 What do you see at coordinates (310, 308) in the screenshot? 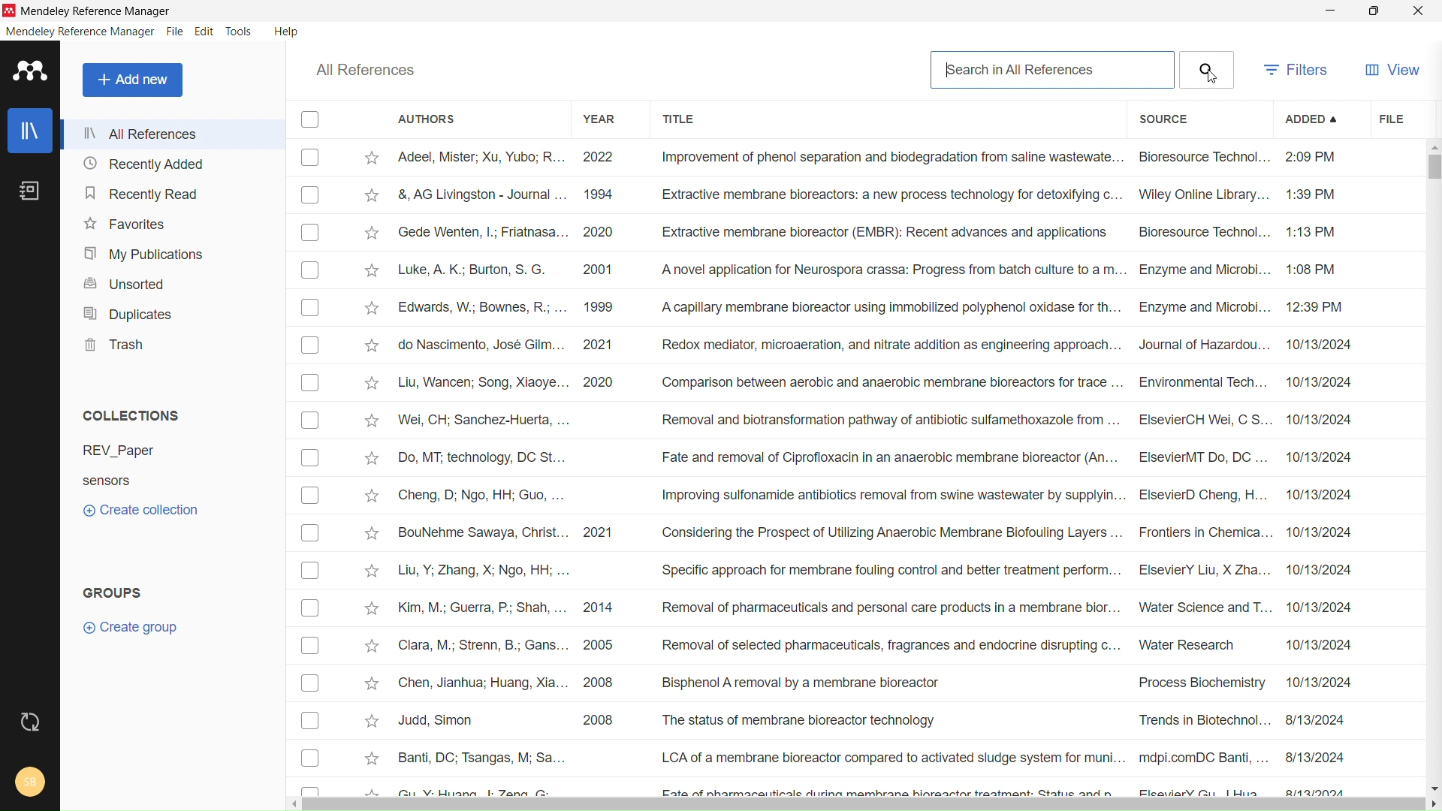
I see `Checkbox` at bounding box center [310, 308].